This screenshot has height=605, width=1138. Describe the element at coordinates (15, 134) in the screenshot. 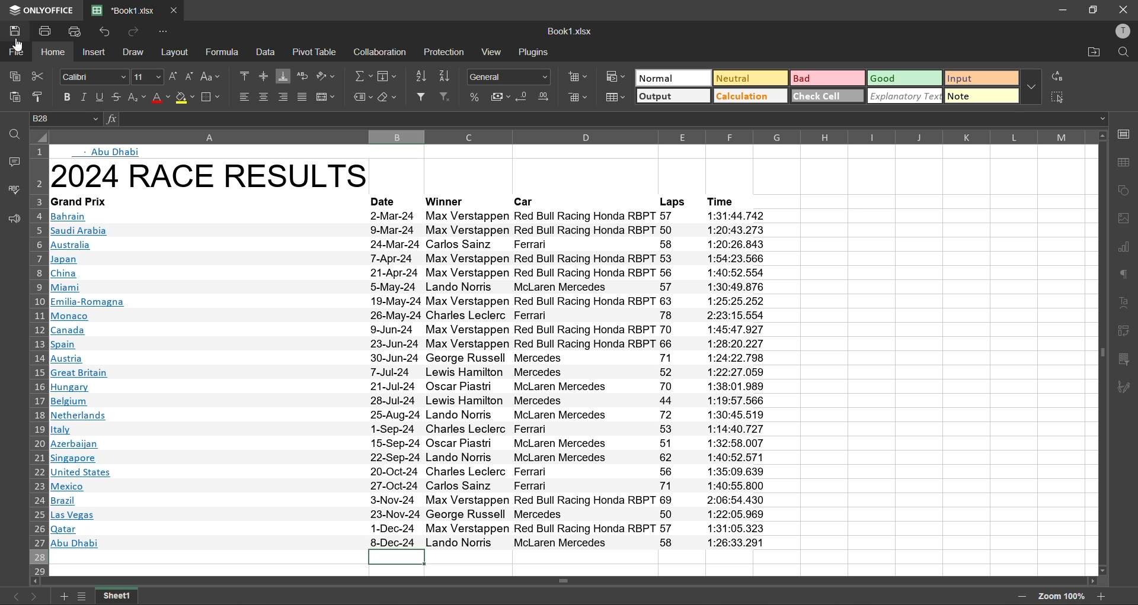

I see `find` at that location.